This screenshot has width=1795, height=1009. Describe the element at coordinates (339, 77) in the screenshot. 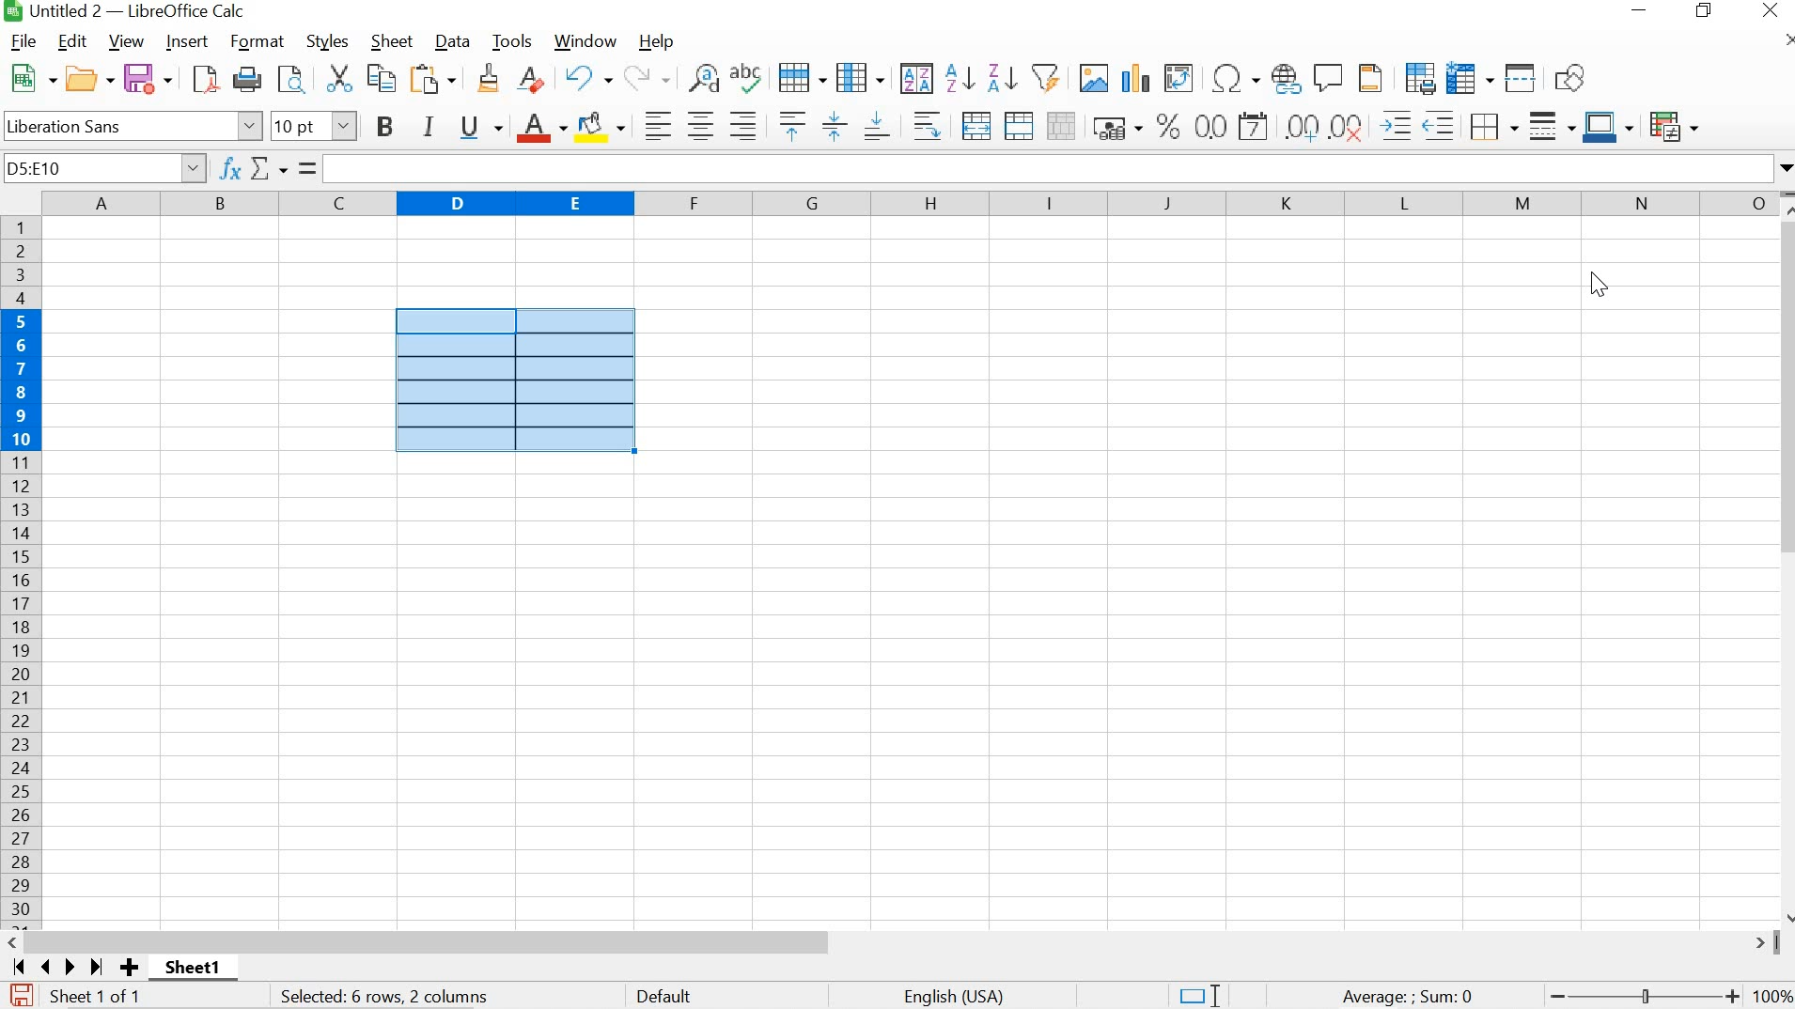

I see `CUT` at that location.